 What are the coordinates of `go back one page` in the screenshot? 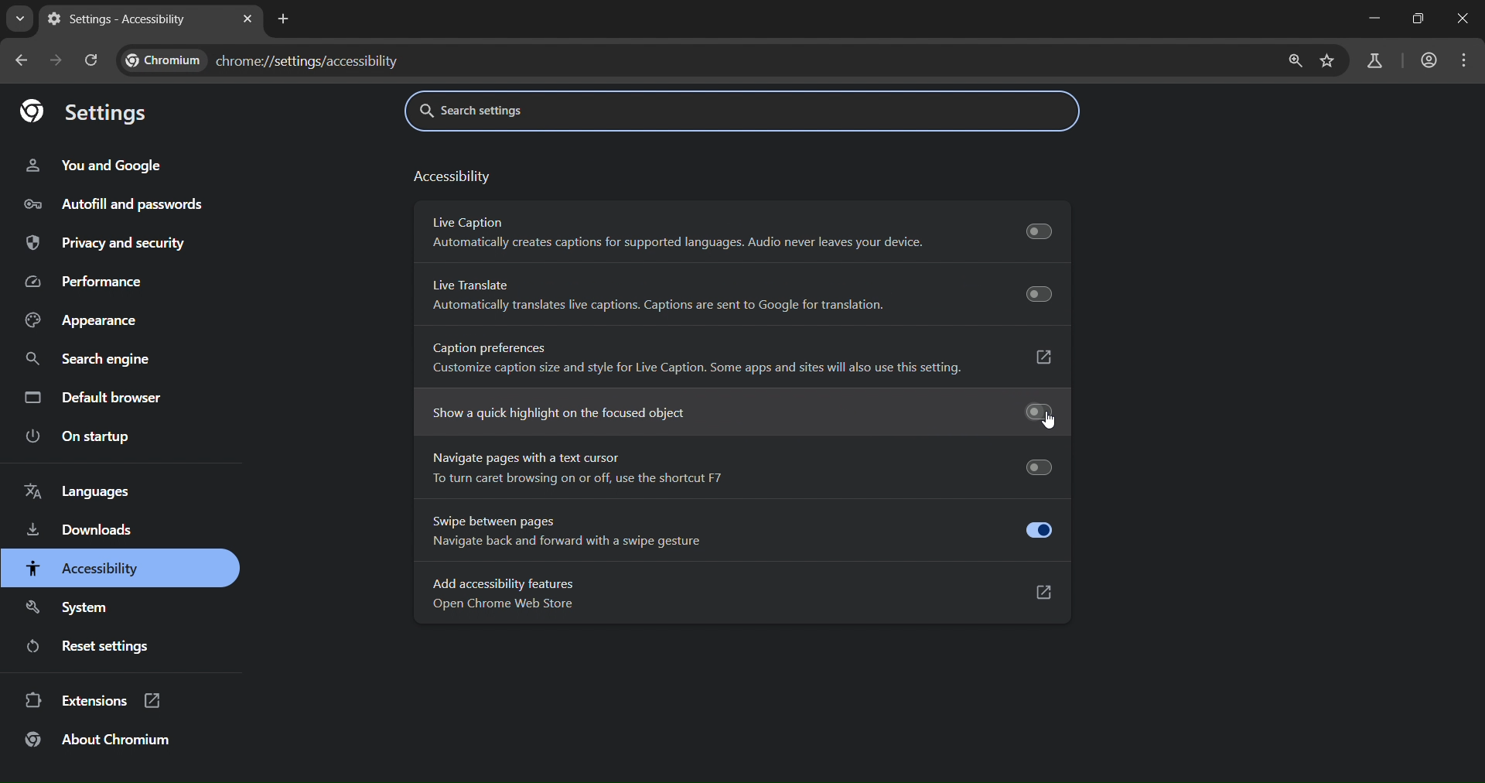 It's located at (20, 60).